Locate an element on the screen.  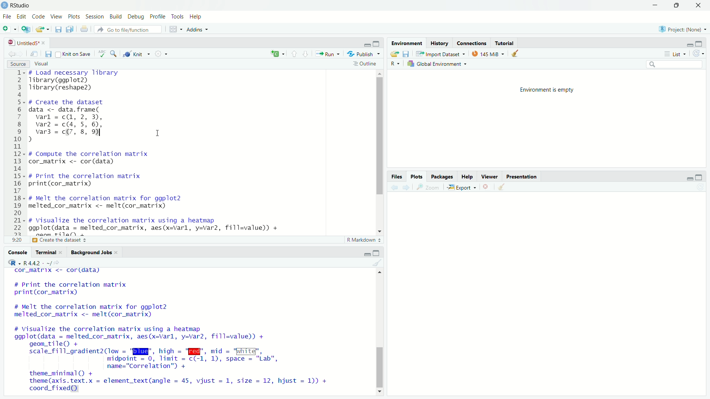
publish is located at coordinates (363, 54).